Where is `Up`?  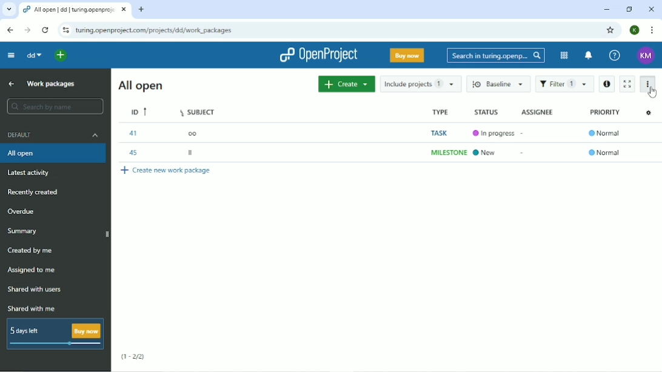 Up is located at coordinates (12, 84).